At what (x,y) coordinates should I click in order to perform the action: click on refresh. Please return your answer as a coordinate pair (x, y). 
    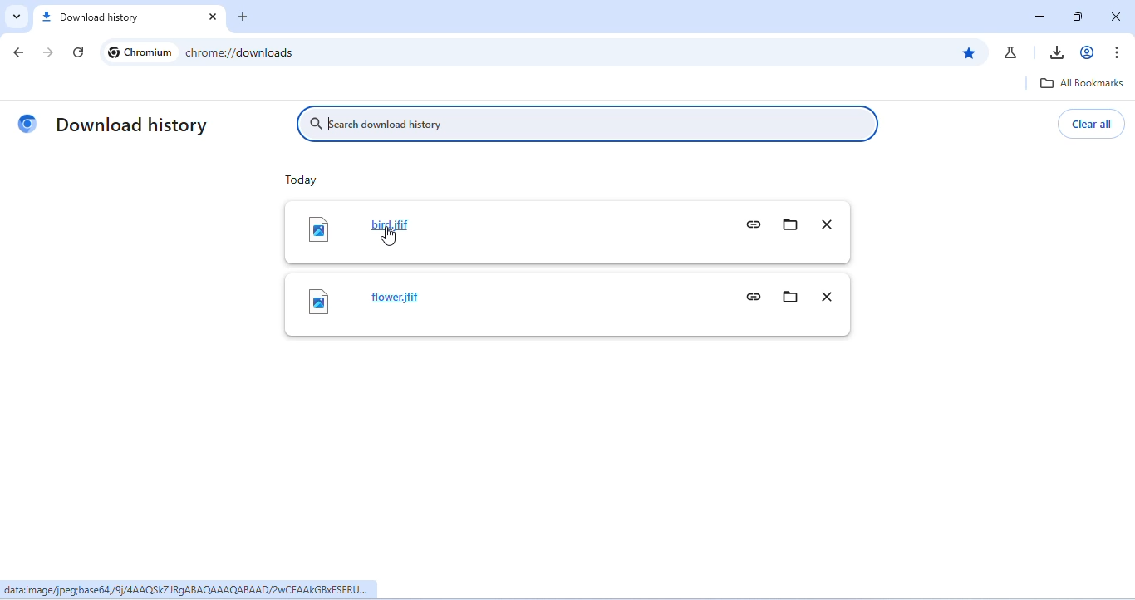
    Looking at the image, I should click on (78, 53).